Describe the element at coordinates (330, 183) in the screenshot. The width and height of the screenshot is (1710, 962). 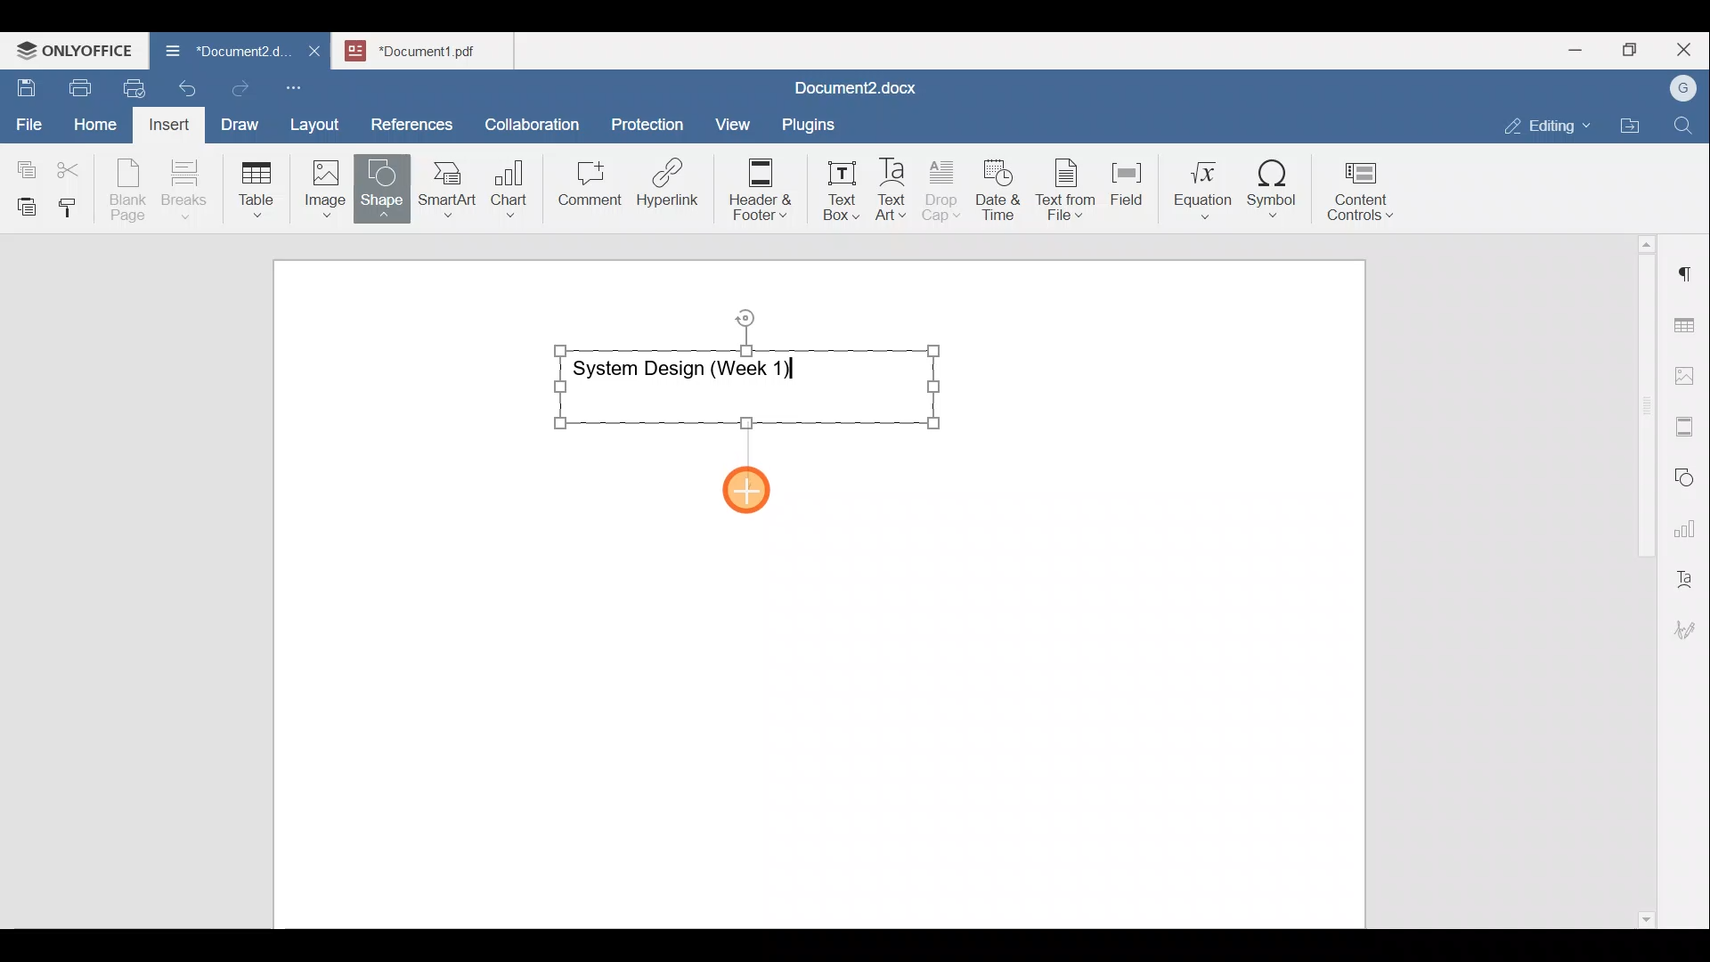
I see `Image` at that location.